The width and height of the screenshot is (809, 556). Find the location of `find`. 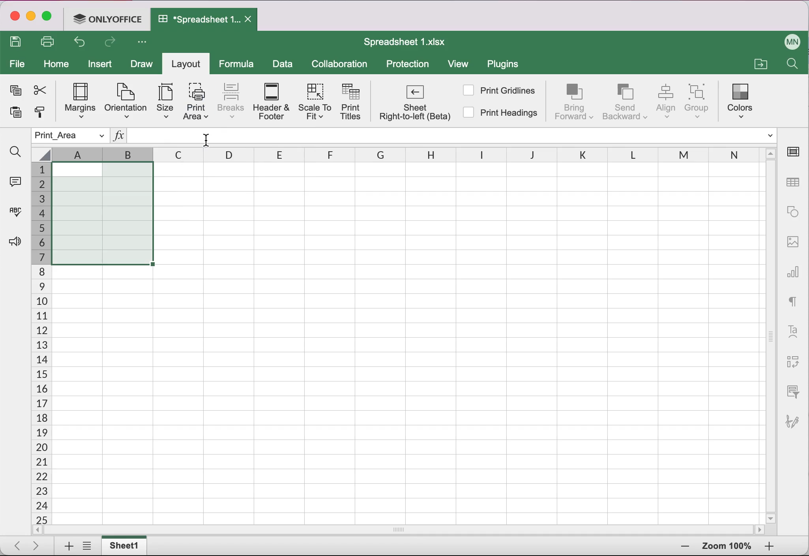

find is located at coordinates (15, 152).